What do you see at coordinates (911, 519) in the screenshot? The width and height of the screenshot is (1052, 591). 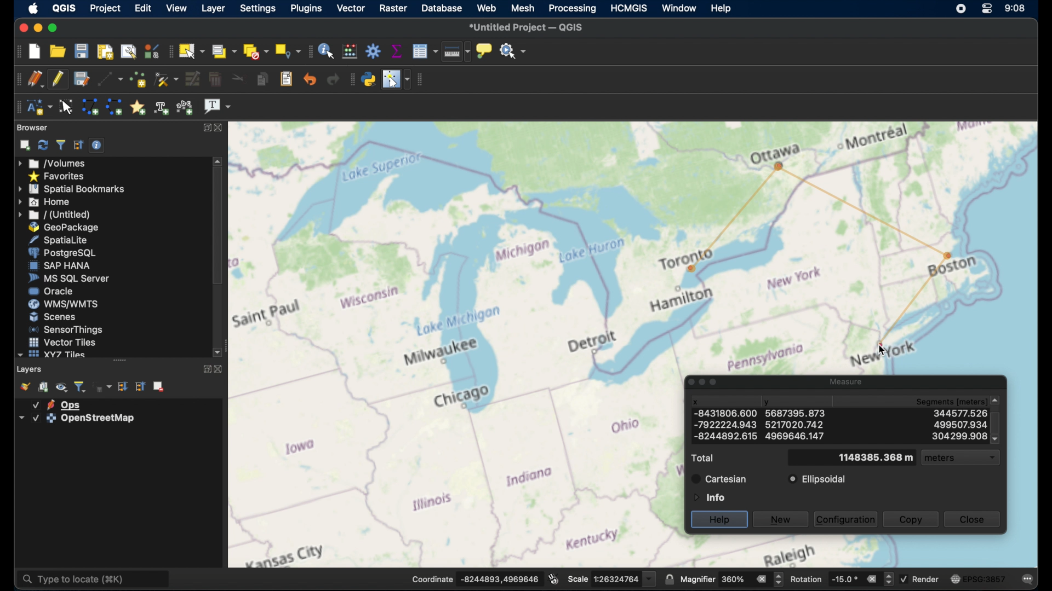 I see `copy` at bounding box center [911, 519].